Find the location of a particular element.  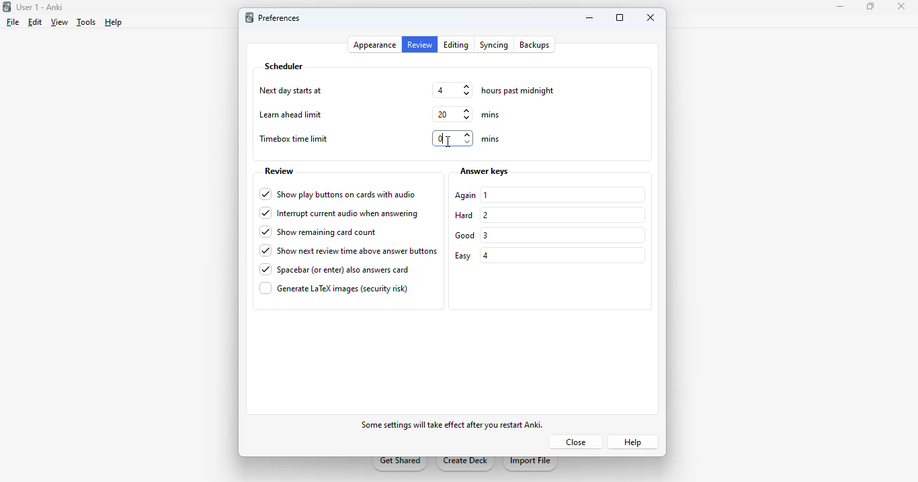

learn ahead limit is located at coordinates (290, 115).